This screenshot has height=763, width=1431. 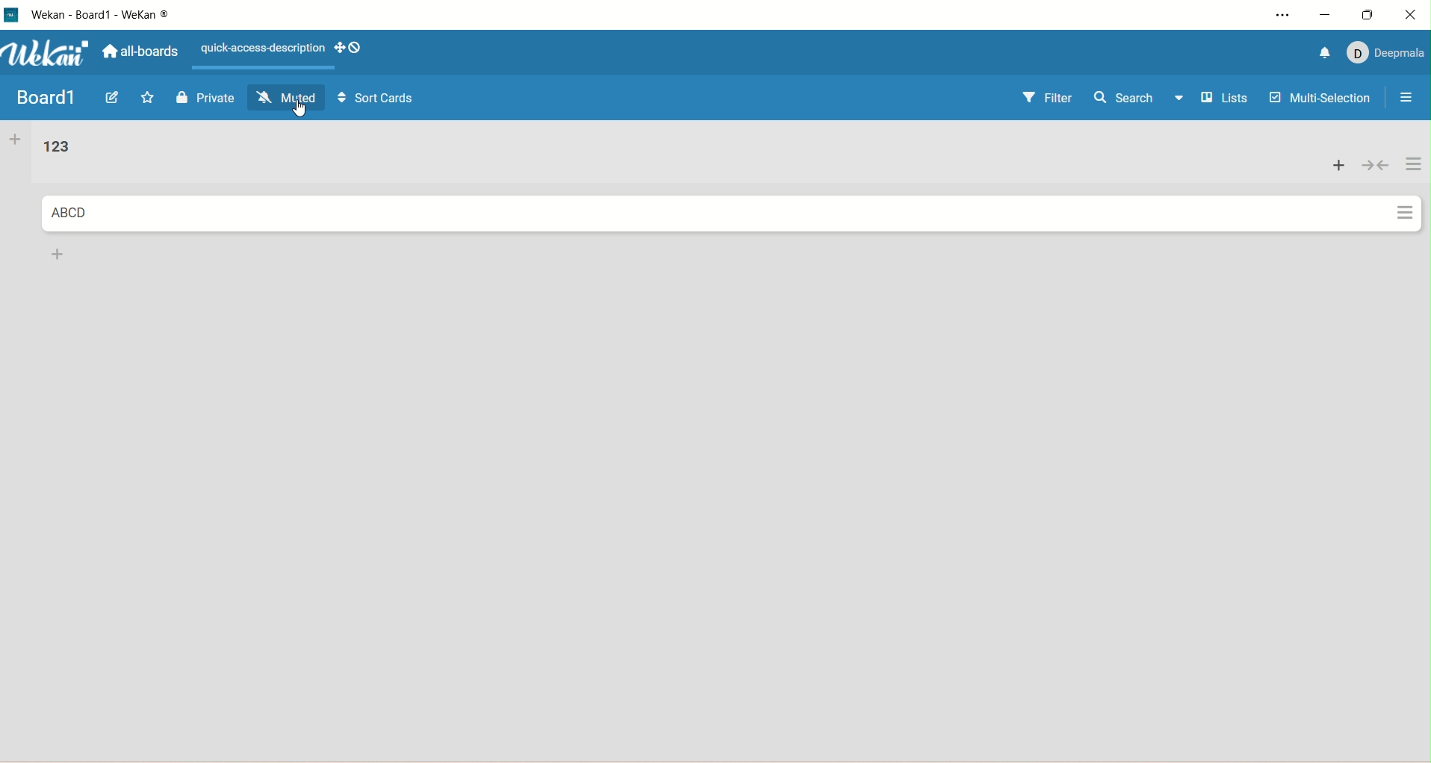 I want to click on add card, so click(x=55, y=254).